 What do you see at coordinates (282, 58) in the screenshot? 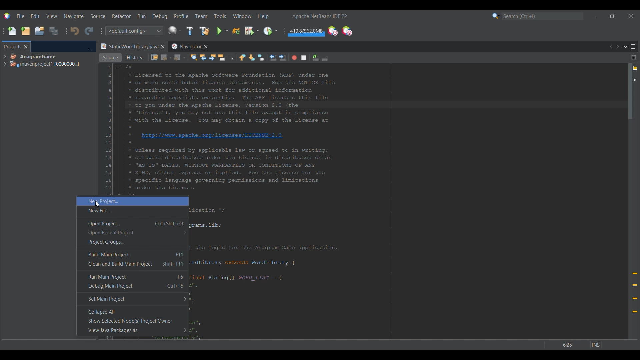
I see `Shift line right` at bounding box center [282, 58].